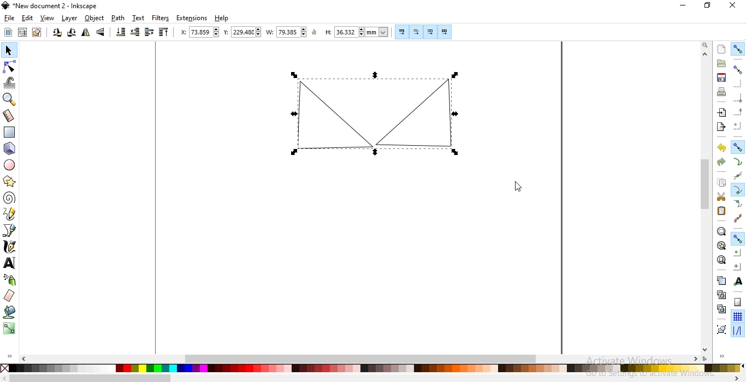  What do you see at coordinates (10, 83) in the screenshot?
I see `tweak objects by sculpting or painting` at bounding box center [10, 83].